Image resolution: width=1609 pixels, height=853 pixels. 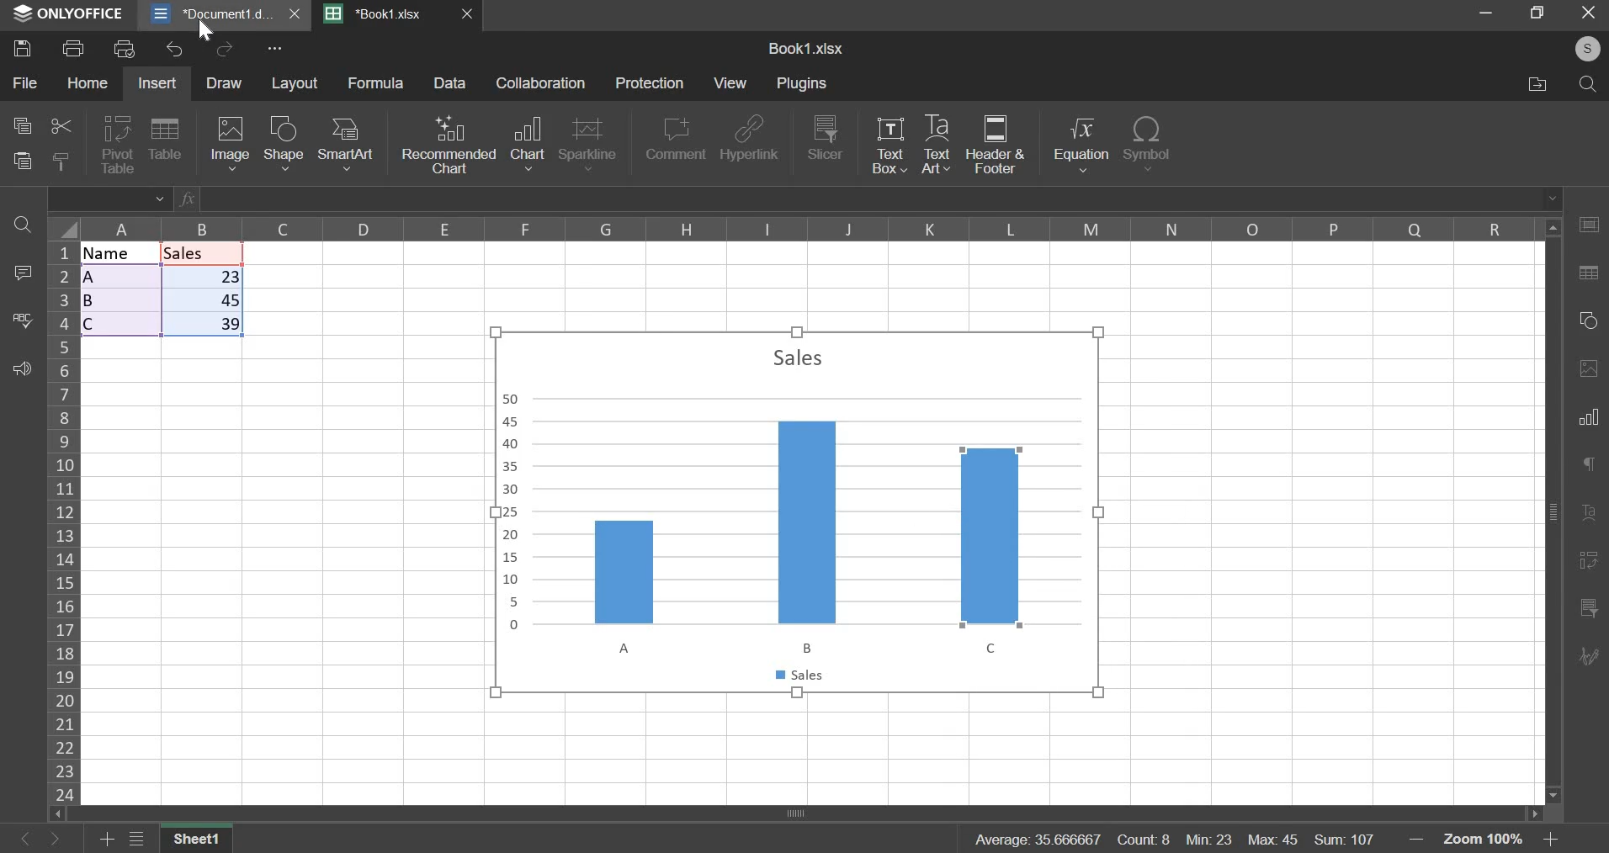 What do you see at coordinates (798, 510) in the screenshot?
I see `chart` at bounding box center [798, 510].